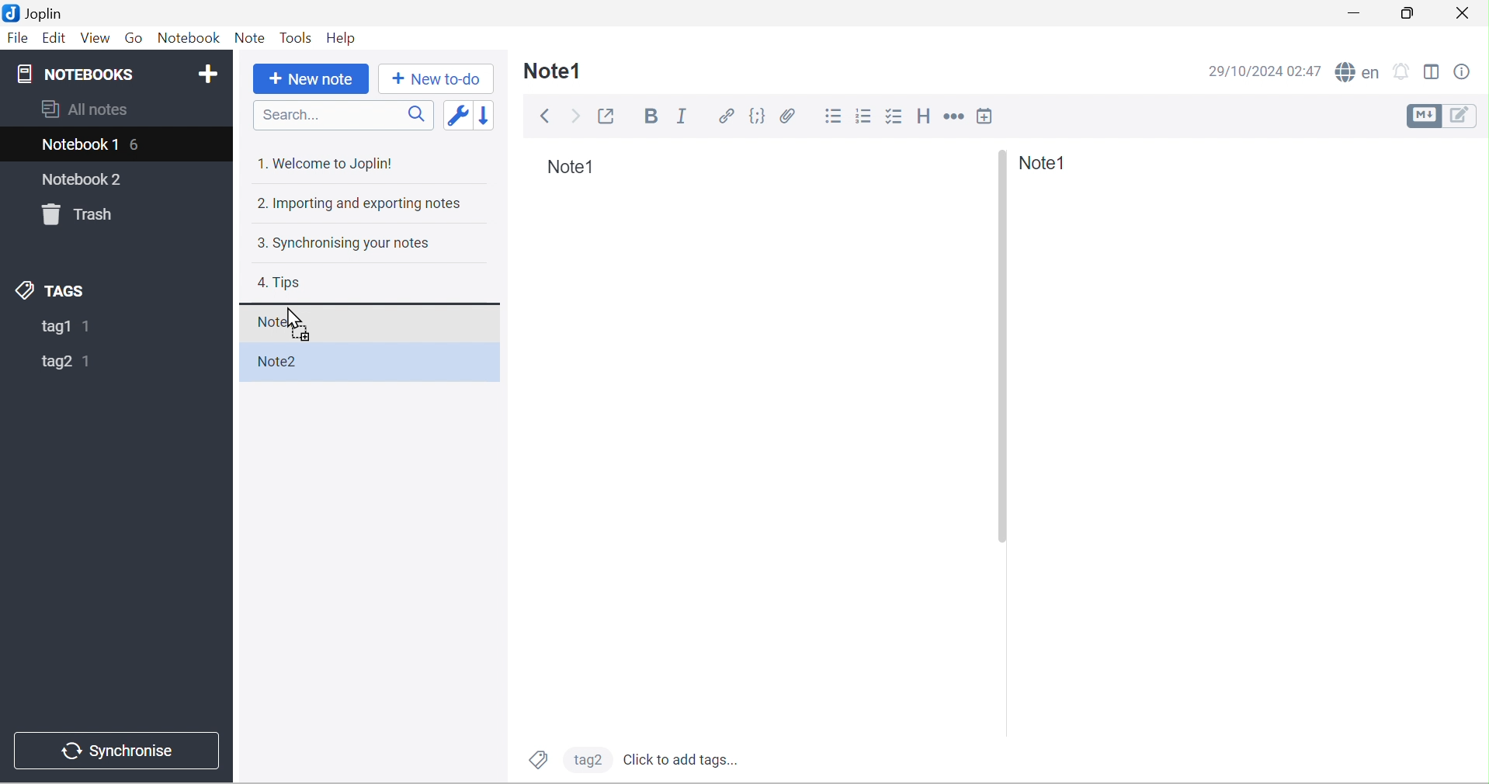 The width and height of the screenshot is (1489, 784). I want to click on Help, so click(347, 40).